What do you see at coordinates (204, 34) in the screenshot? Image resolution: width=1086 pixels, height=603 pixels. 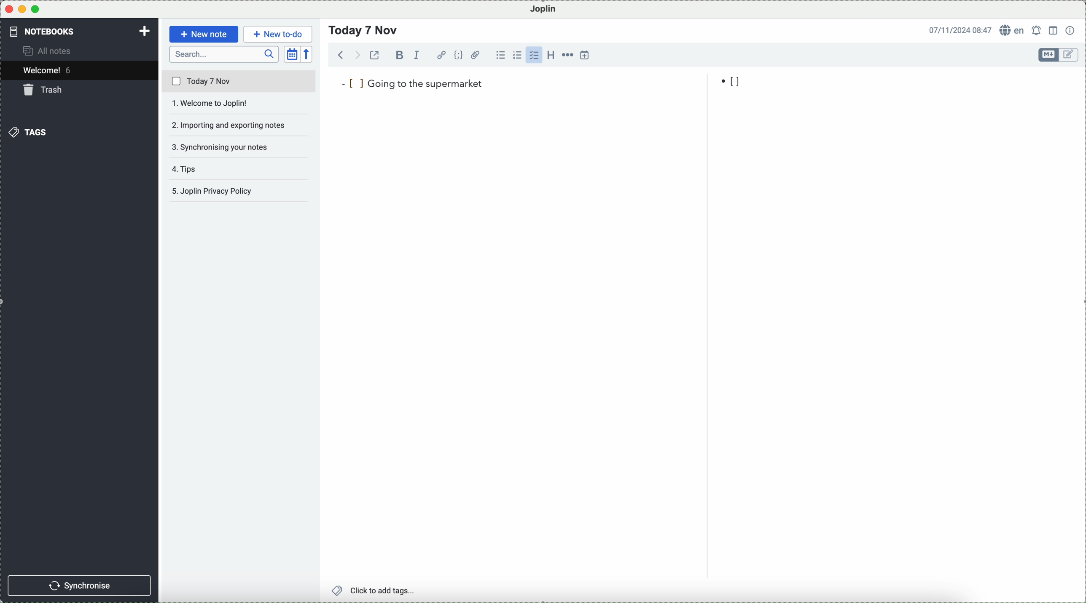 I see `new note button` at bounding box center [204, 34].